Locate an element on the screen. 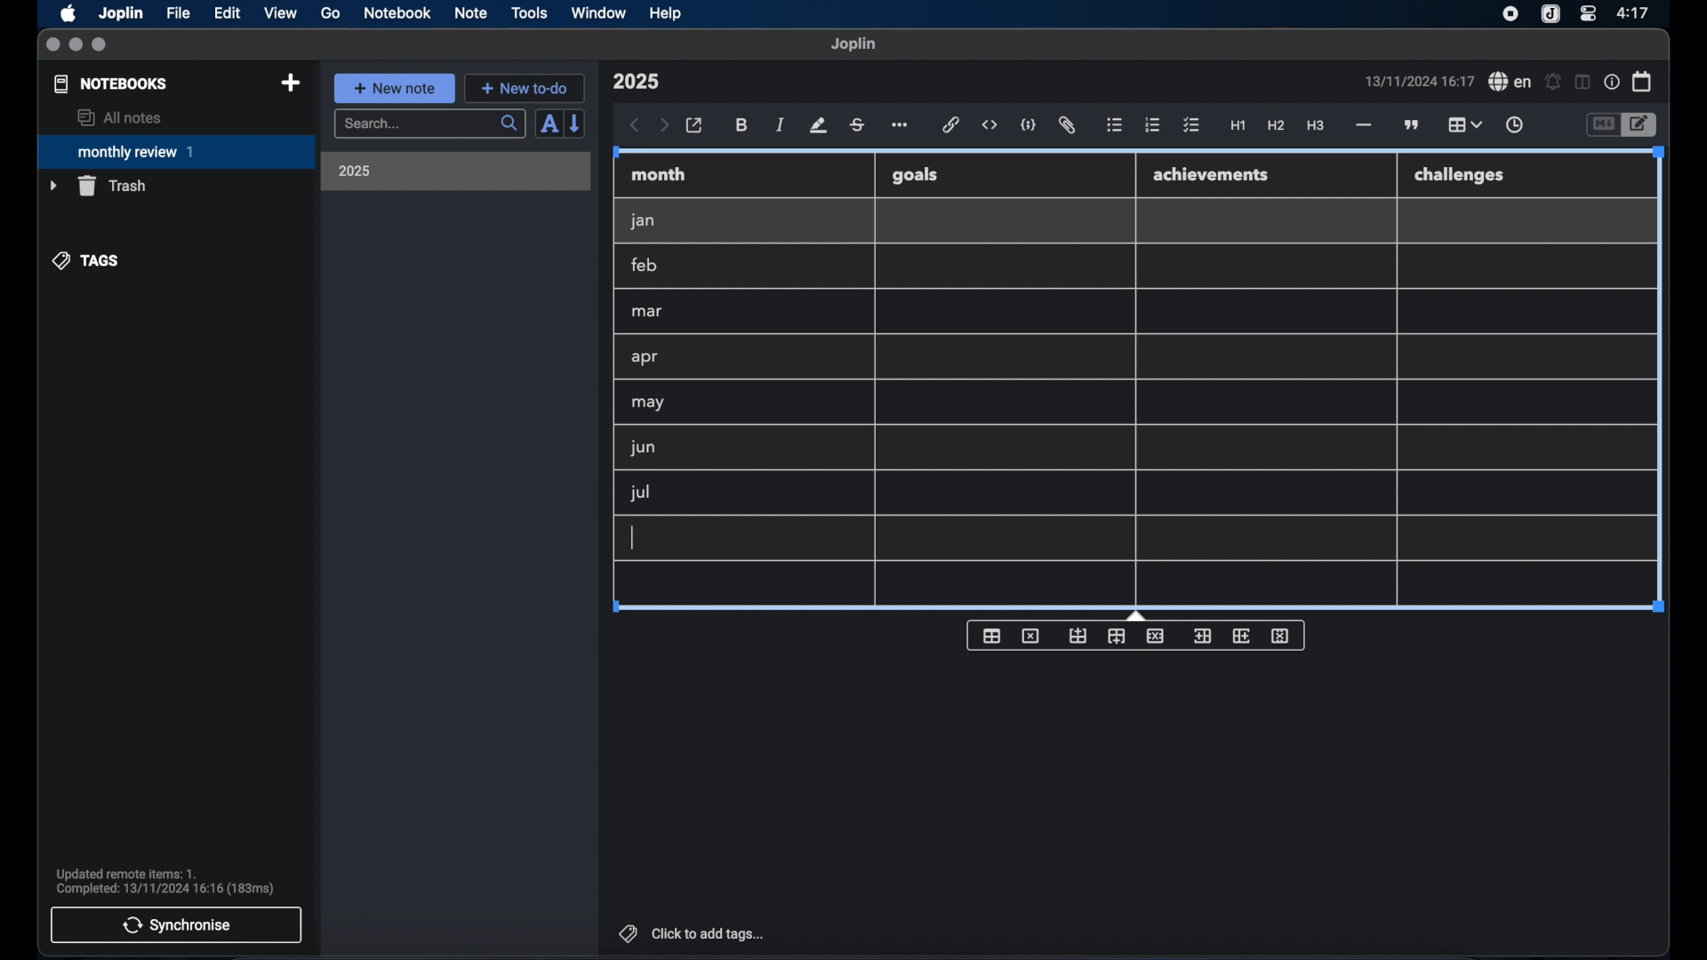 The image size is (1707, 960). feb is located at coordinates (645, 265).